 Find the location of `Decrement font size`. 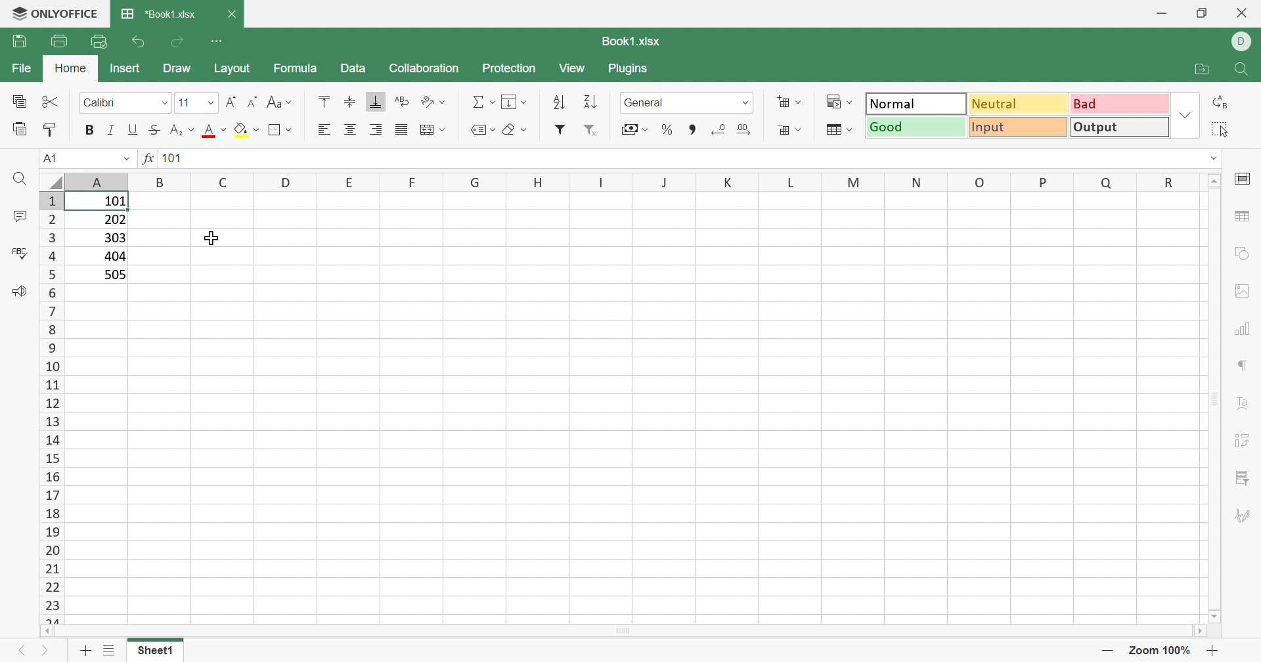

Decrement font size is located at coordinates (251, 100).